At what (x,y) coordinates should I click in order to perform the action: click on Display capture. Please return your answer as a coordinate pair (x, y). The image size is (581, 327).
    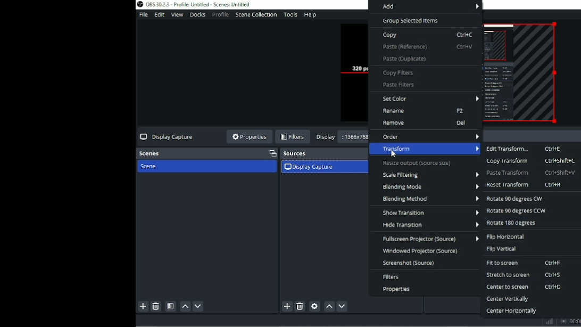
    Looking at the image, I should click on (167, 137).